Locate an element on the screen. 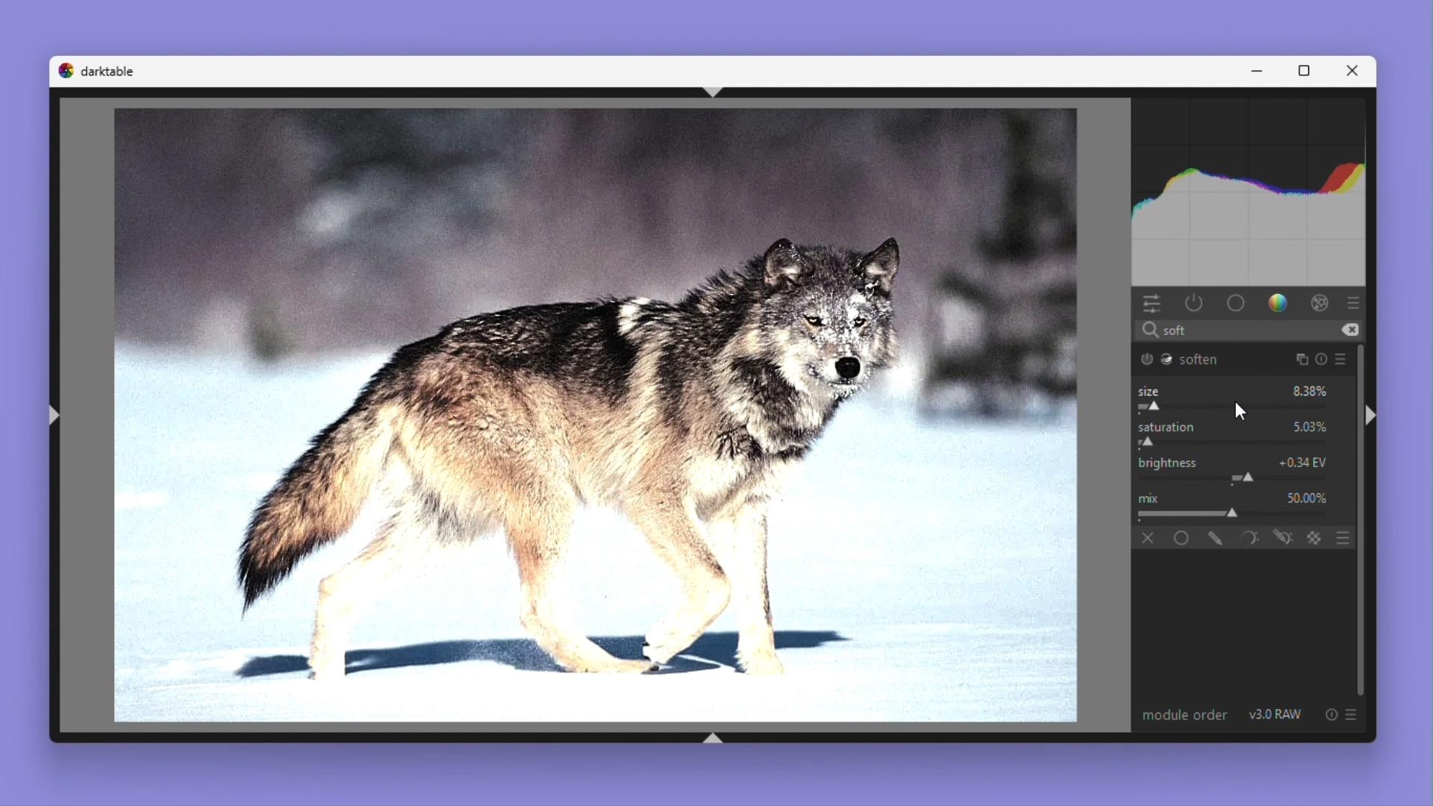 Image resolution: width=1433 pixels, height=806 pixels. reset option is located at coordinates (1327, 714).